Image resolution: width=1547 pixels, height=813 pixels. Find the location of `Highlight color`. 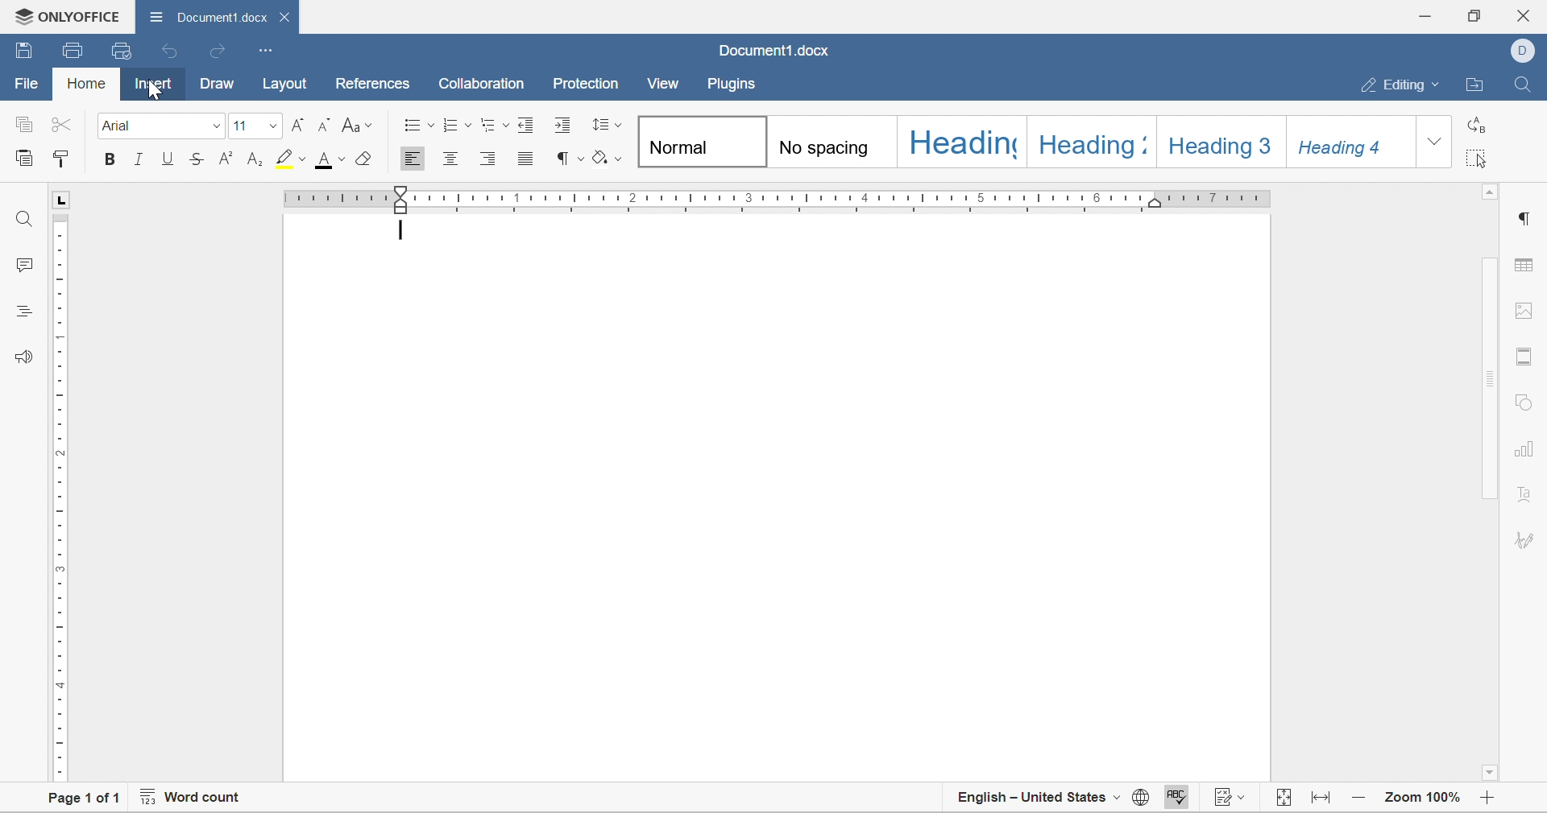

Highlight color is located at coordinates (292, 159).